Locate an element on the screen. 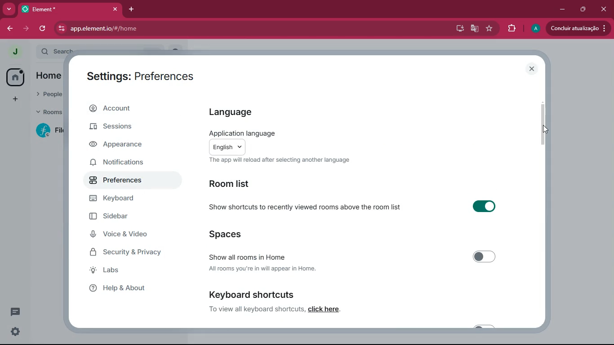 The width and height of the screenshot is (614, 345). voice & video is located at coordinates (127, 236).